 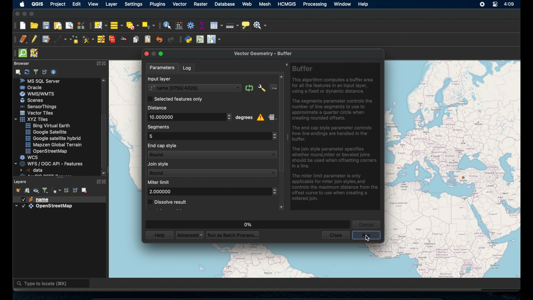 I want to click on measure line, so click(x=232, y=26).